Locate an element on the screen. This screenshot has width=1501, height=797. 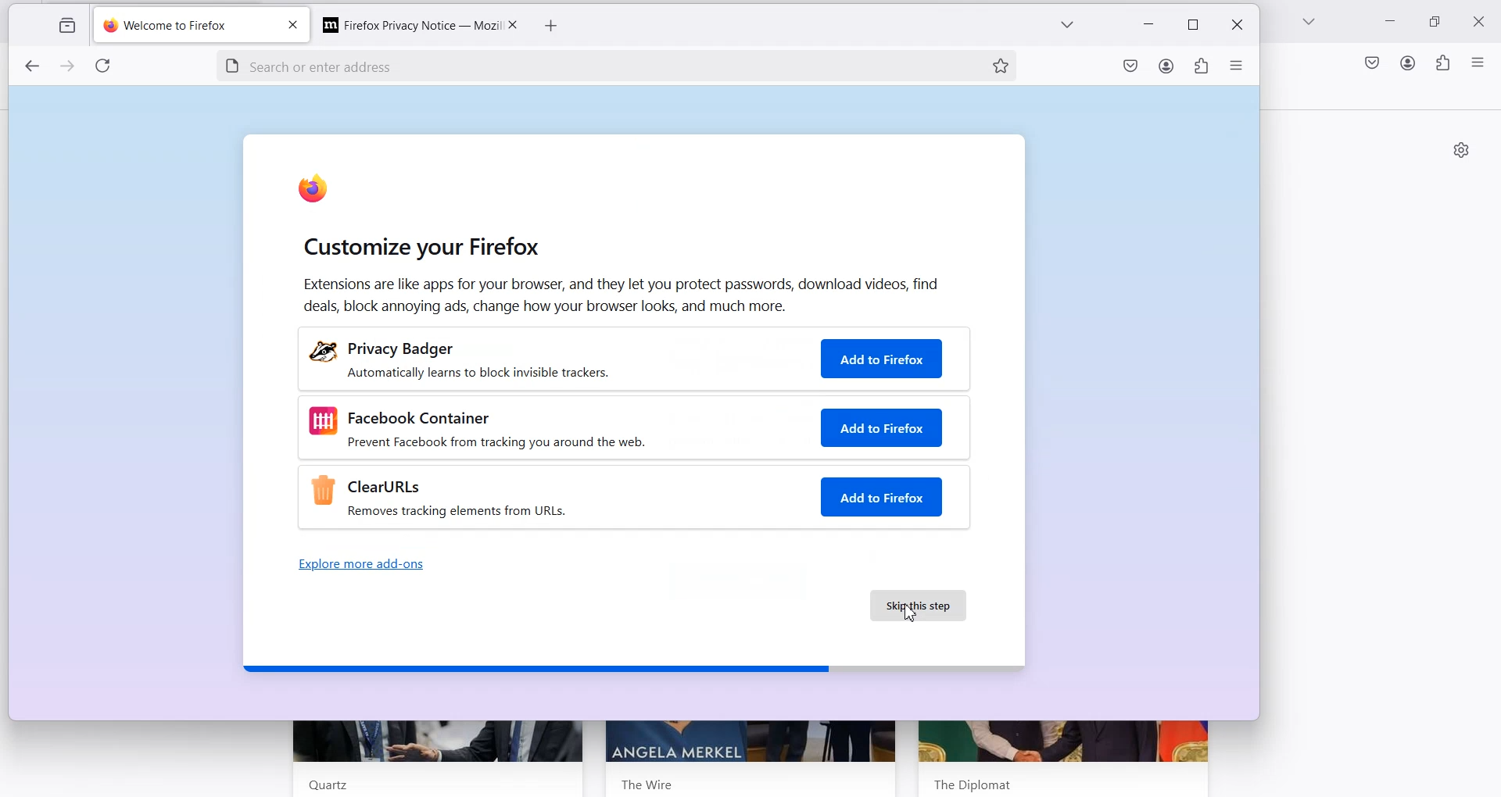
close is located at coordinates (292, 27).